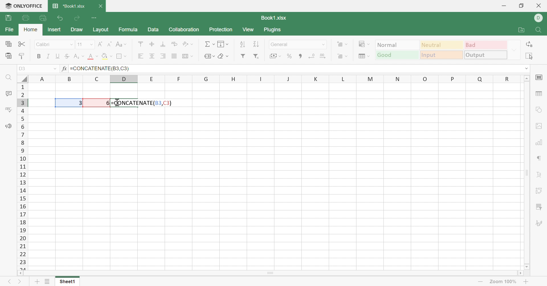 The width and height of the screenshot is (547, 286). Describe the element at coordinates (106, 103) in the screenshot. I see `6` at that location.